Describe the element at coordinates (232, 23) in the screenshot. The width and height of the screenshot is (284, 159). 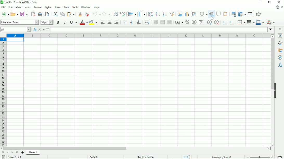
I see `Decrease indent` at that location.